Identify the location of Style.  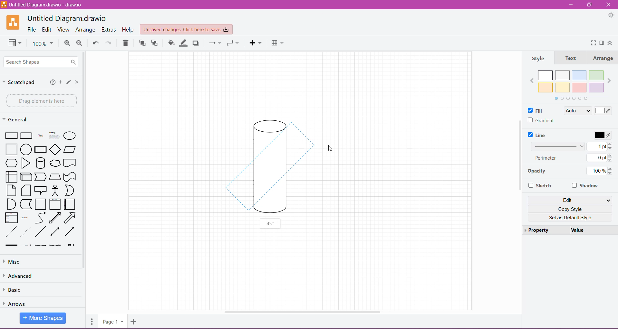
(543, 58).